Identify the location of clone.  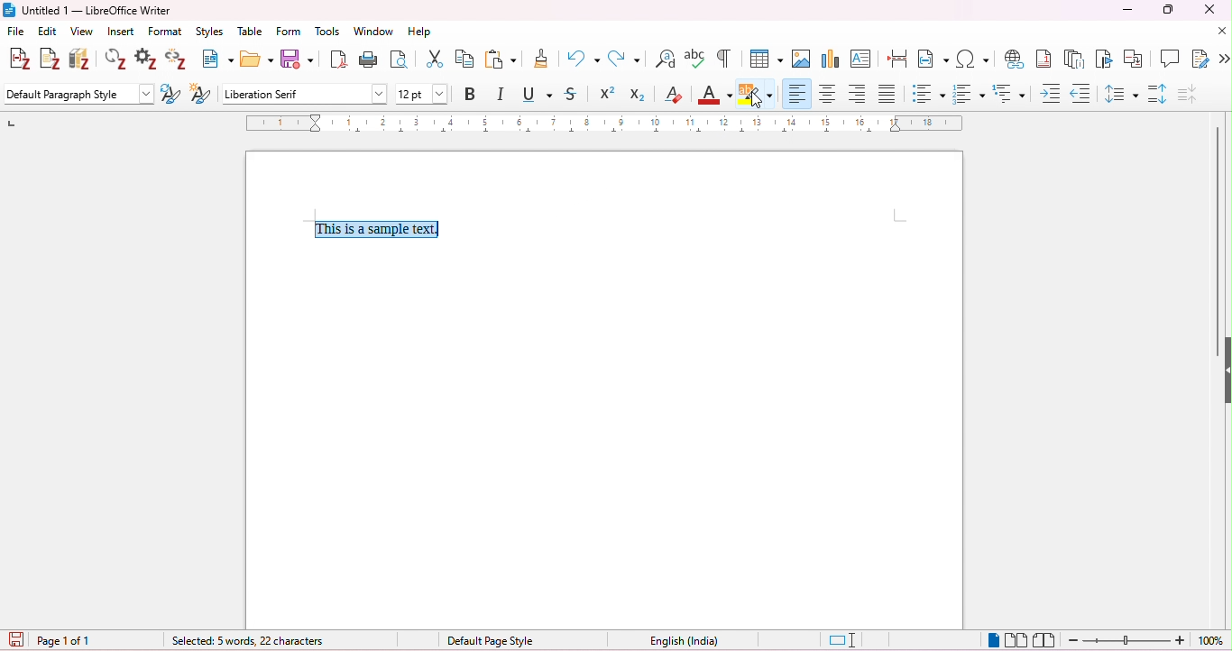
(543, 58).